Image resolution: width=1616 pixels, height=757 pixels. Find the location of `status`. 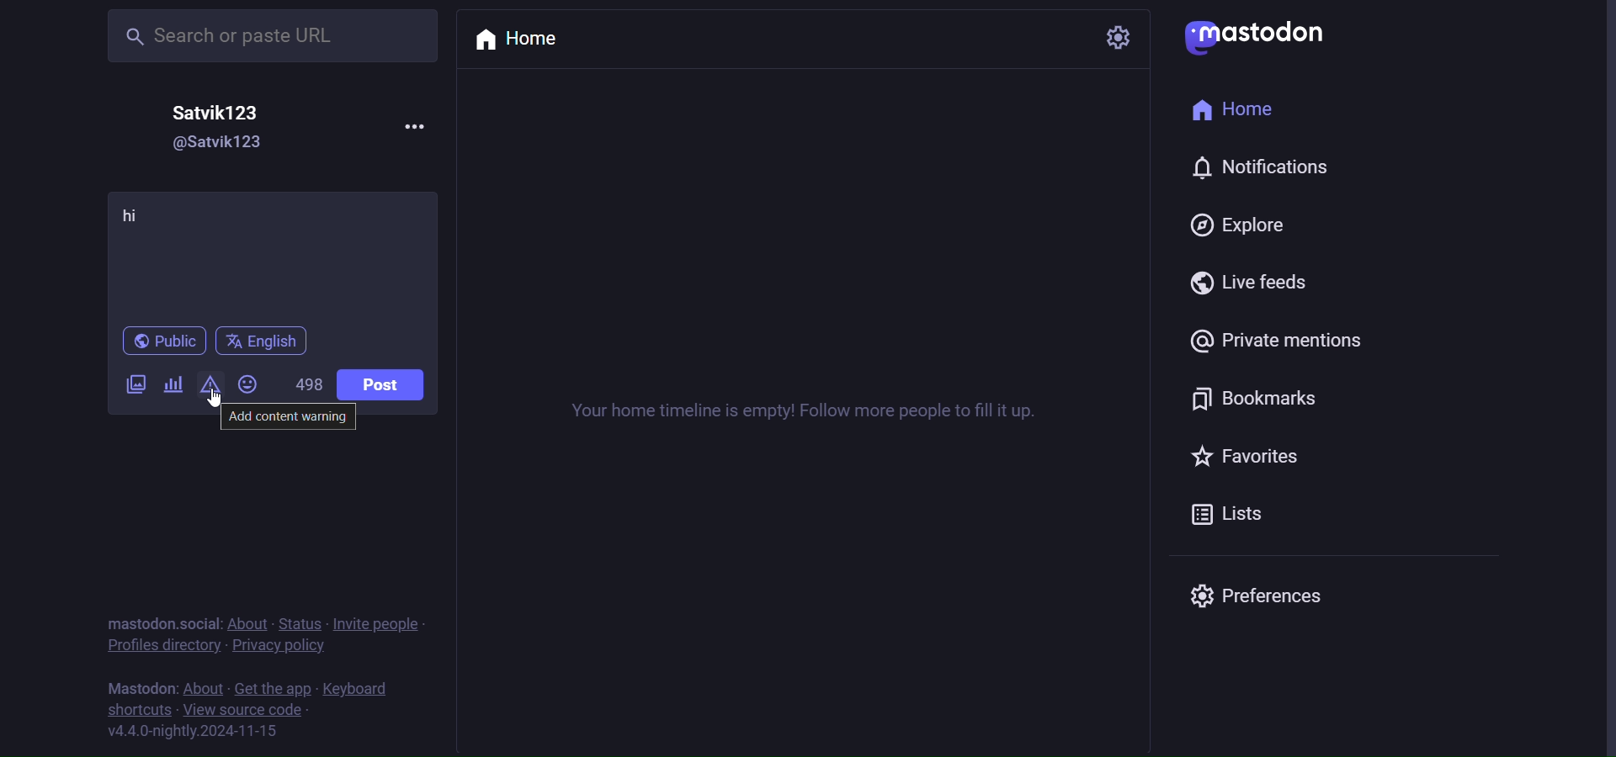

status is located at coordinates (306, 624).